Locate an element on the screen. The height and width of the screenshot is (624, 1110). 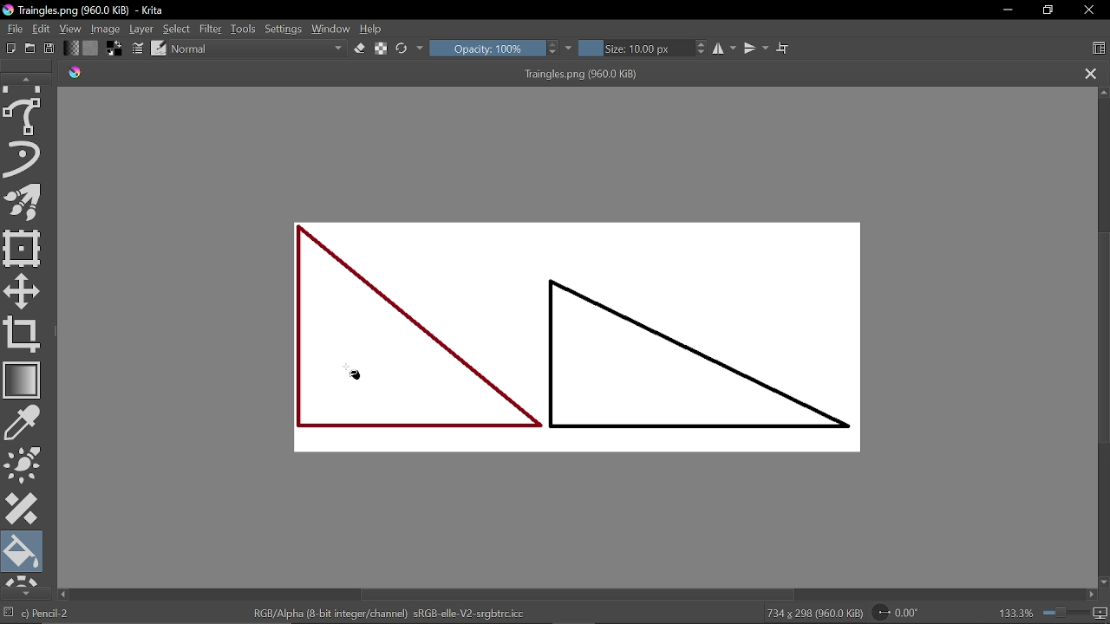
Wrap around text mode is located at coordinates (785, 49).